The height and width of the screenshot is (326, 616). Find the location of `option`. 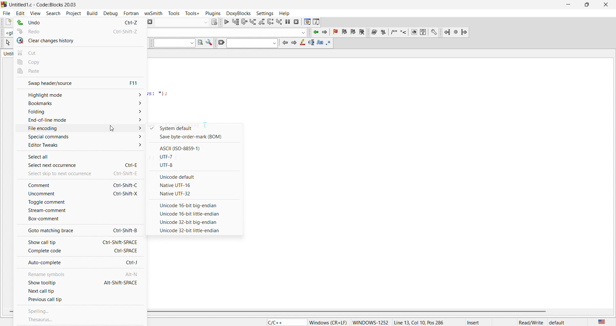

option is located at coordinates (194, 230).